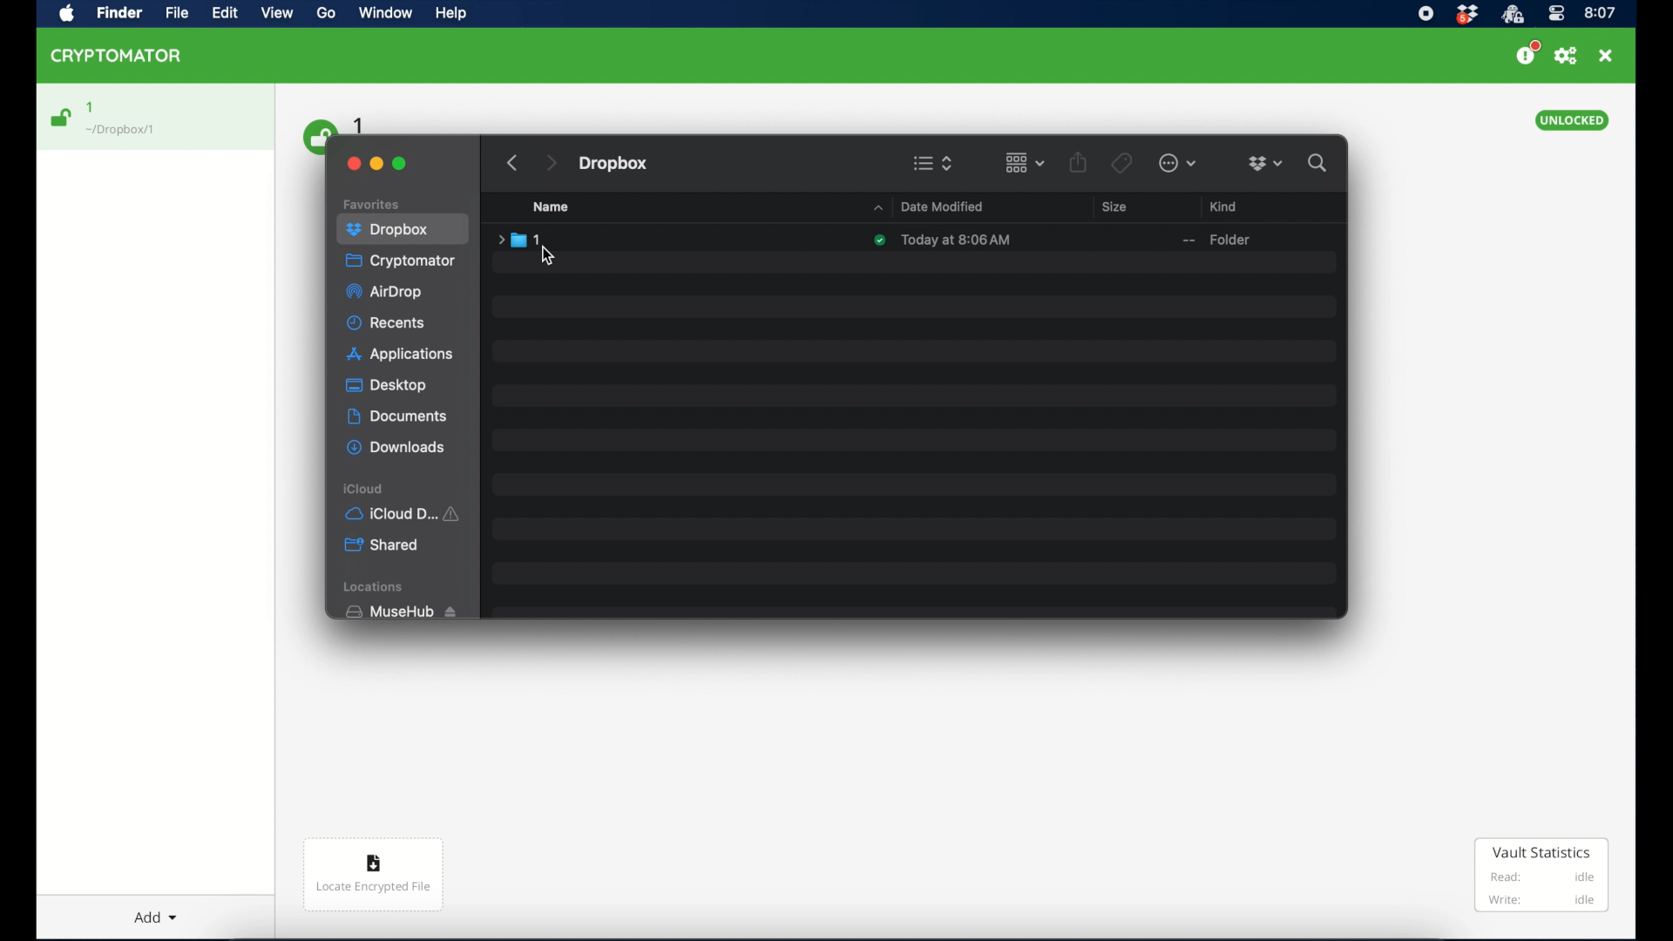  What do you see at coordinates (551, 206) in the screenshot?
I see `name` at bounding box center [551, 206].